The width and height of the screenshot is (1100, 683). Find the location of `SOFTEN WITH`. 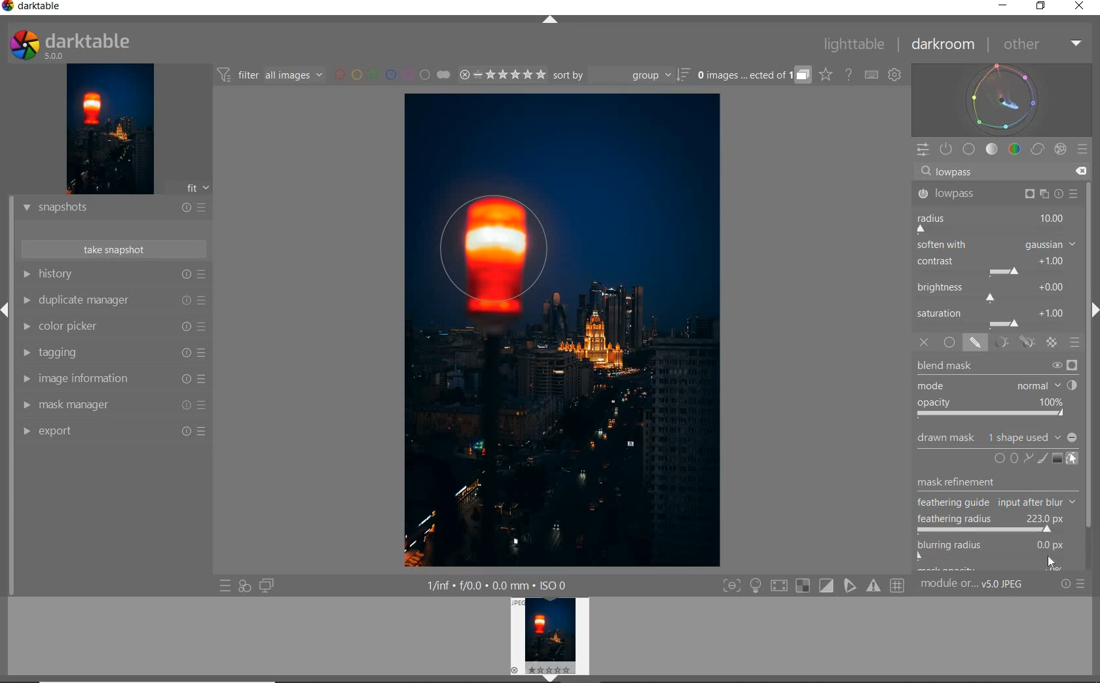

SOFTEN WITH is located at coordinates (997, 245).